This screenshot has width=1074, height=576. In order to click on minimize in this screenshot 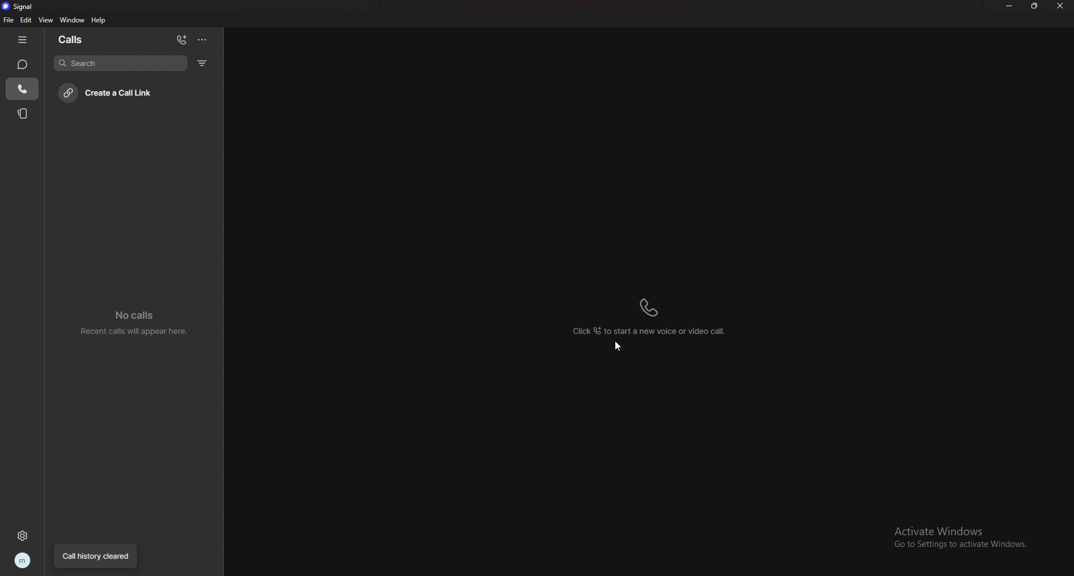, I will do `click(1010, 6)`.